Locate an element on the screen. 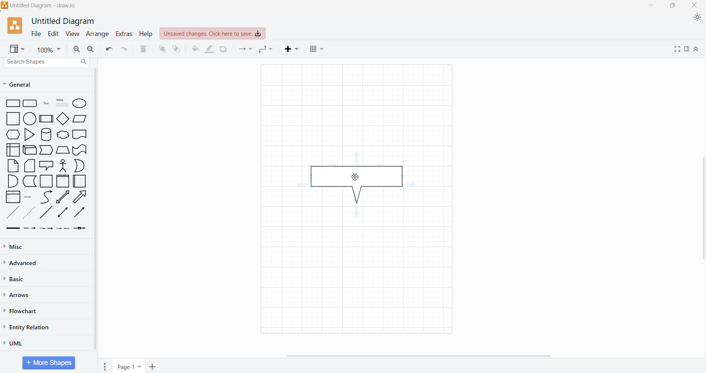  To Back is located at coordinates (177, 49).